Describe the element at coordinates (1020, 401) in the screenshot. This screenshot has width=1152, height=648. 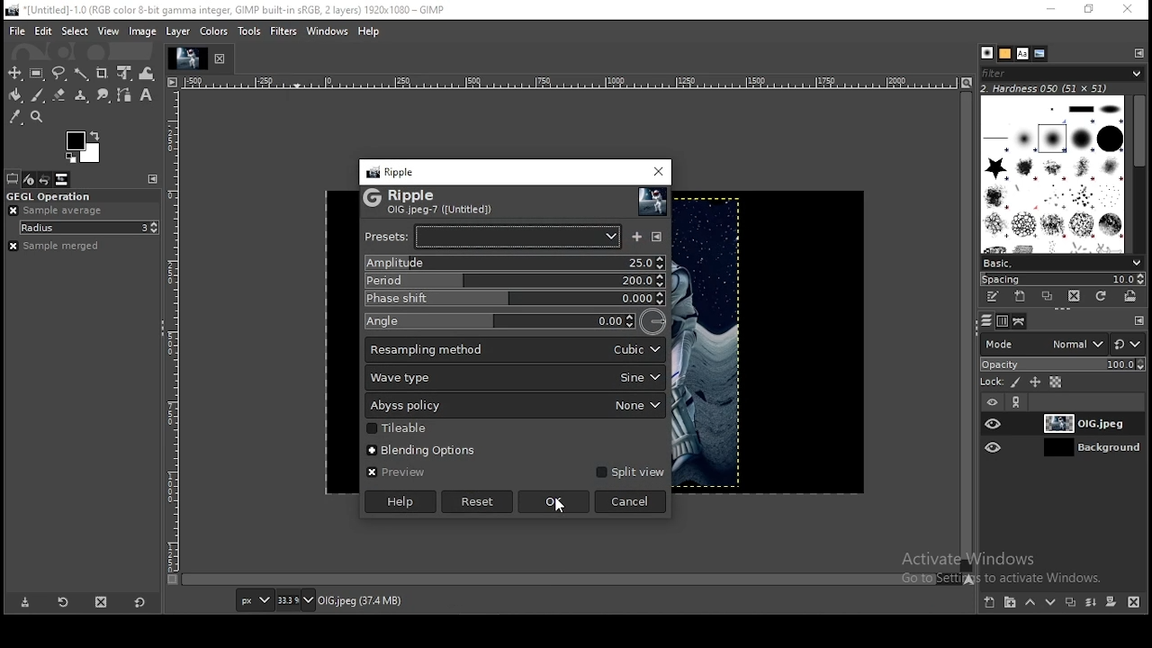
I see `link` at that location.